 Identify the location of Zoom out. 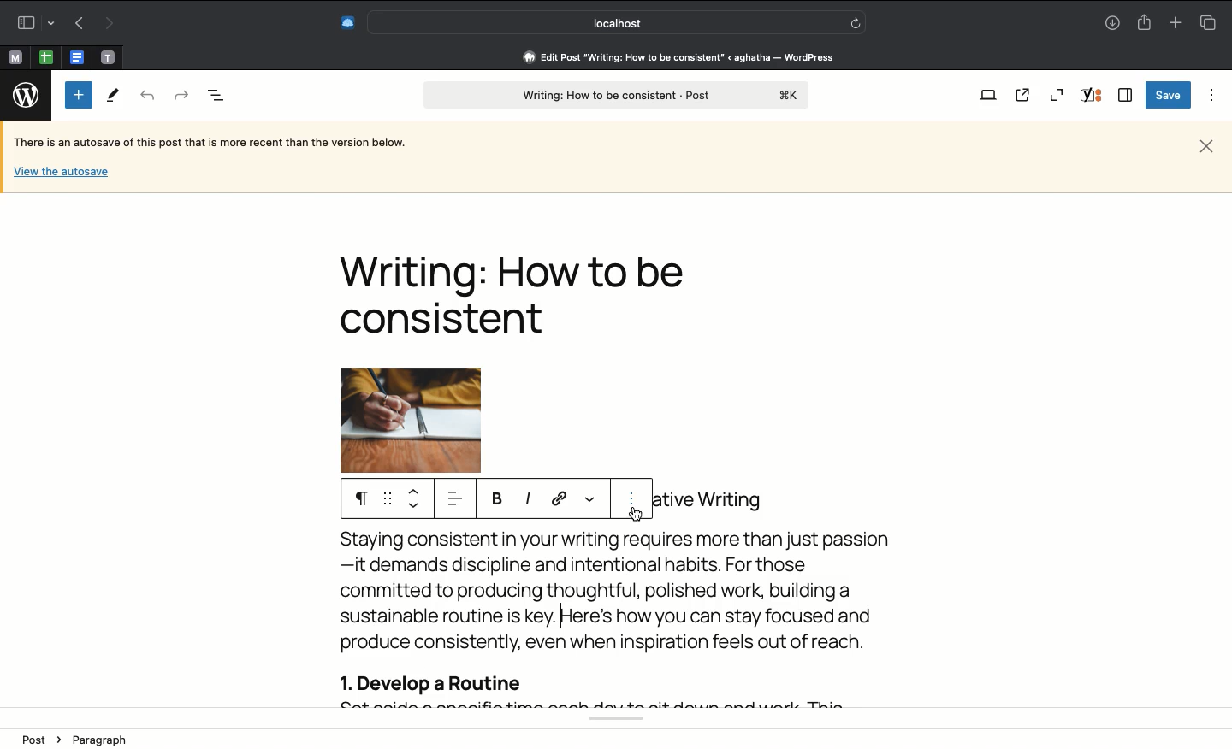
(1057, 95).